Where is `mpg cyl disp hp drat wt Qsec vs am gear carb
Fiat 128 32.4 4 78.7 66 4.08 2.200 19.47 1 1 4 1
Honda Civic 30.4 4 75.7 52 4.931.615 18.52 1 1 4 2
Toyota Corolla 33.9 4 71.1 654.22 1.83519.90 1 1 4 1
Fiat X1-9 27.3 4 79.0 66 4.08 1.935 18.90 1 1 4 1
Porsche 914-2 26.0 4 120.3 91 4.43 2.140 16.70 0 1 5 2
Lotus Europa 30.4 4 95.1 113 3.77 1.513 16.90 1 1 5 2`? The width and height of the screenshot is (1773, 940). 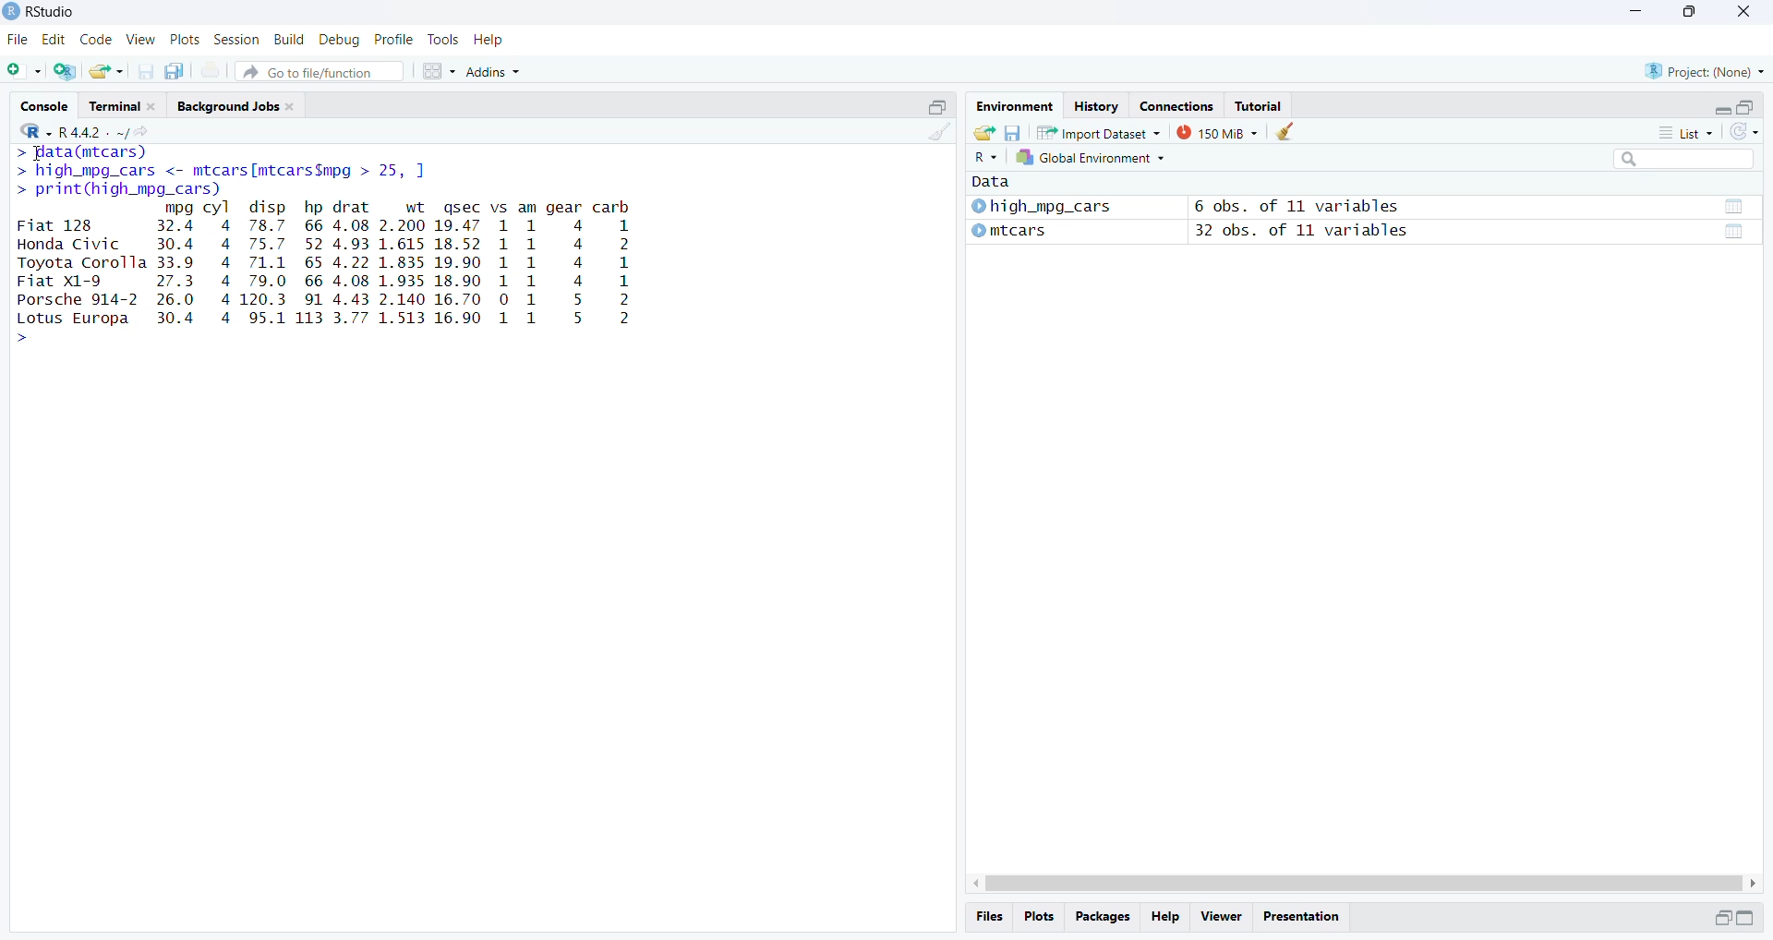 mpg cyl disp hp drat wt Qsec vs am gear carb
Fiat 128 32.4 4 78.7 66 4.08 2.200 19.47 1 1 4 1
Honda Civic 30.4 4 75.7 52 4.931.615 18.52 1 1 4 2
Toyota Corolla 33.9 4 71.1 654.22 1.83519.90 1 1 4 1
Fiat X1-9 27.3 4 79.0 66 4.08 1.935 18.90 1 1 4 1
Porsche 914-2 26.0 4 120.3 91 4.43 2.140 16.70 0 1 5 2
Lotus Europa 30.4 4 95.1 113 3.77 1.513 16.90 1 1 5 2 is located at coordinates (330, 273).